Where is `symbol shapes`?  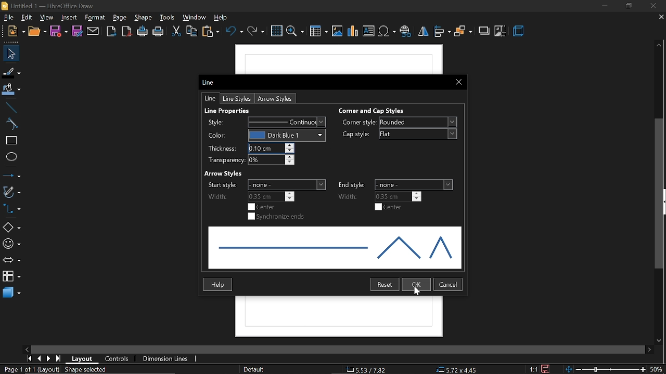
symbol shapes is located at coordinates (11, 244).